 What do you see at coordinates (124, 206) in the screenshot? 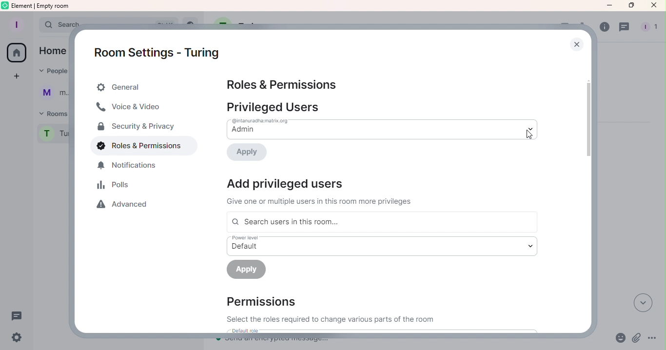
I see `Advanced` at bounding box center [124, 206].